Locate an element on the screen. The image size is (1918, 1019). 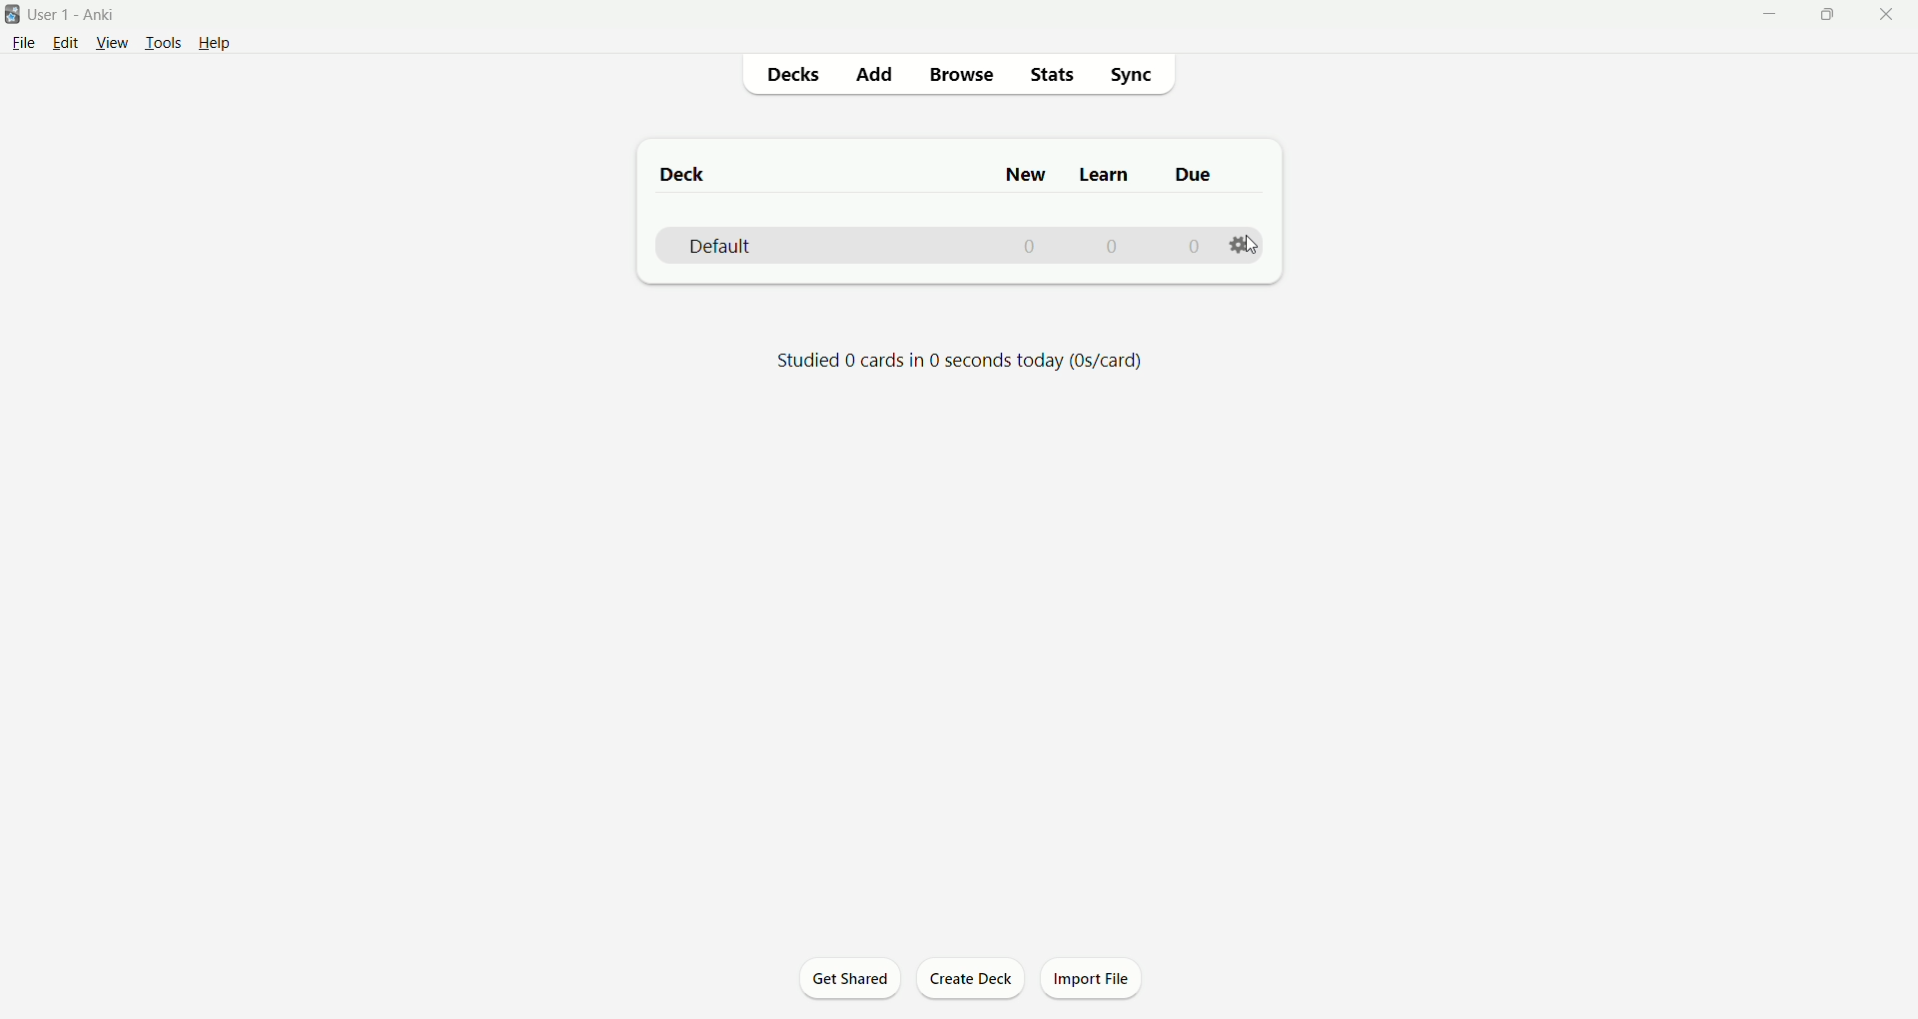
deck is located at coordinates (685, 173).